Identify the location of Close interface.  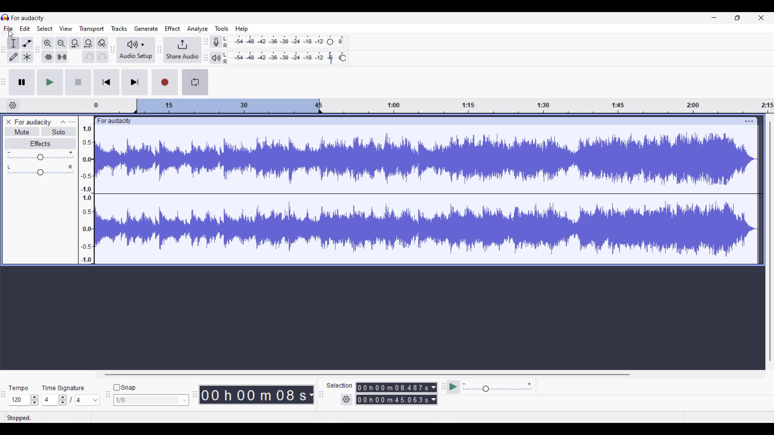
(761, 18).